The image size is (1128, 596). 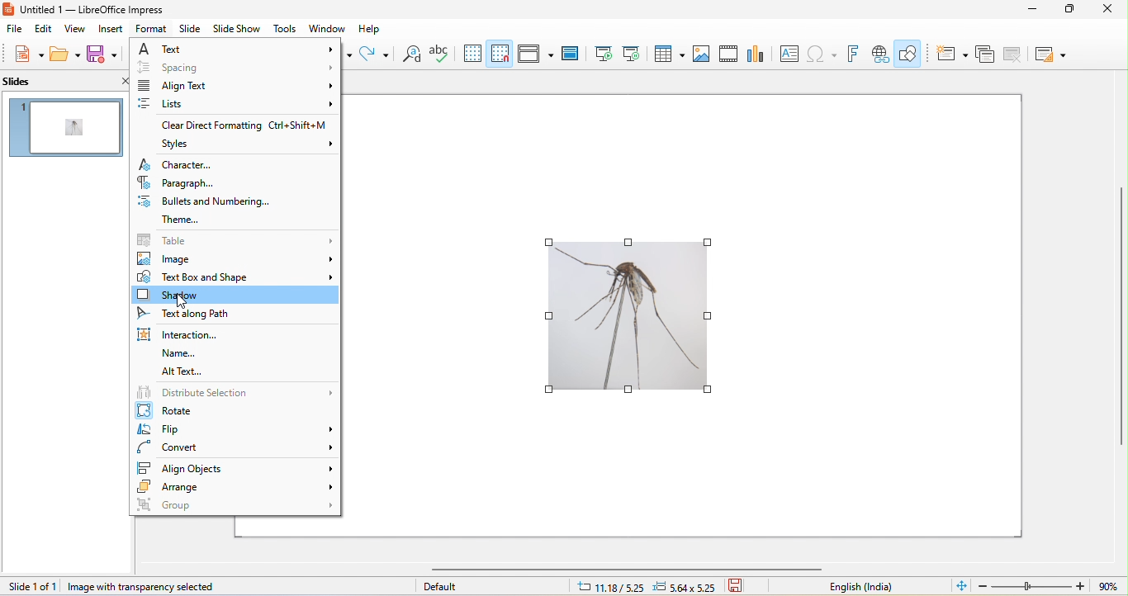 What do you see at coordinates (12, 29) in the screenshot?
I see `file` at bounding box center [12, 29].